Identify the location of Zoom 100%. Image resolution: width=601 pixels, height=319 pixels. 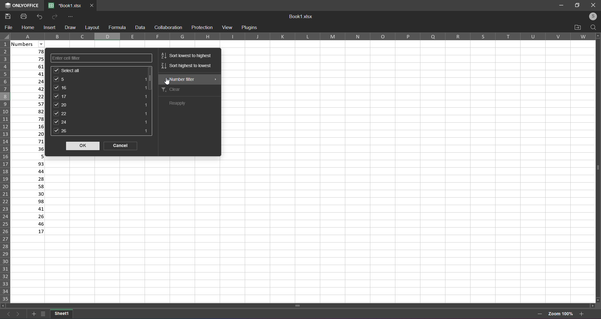
(561, 313).